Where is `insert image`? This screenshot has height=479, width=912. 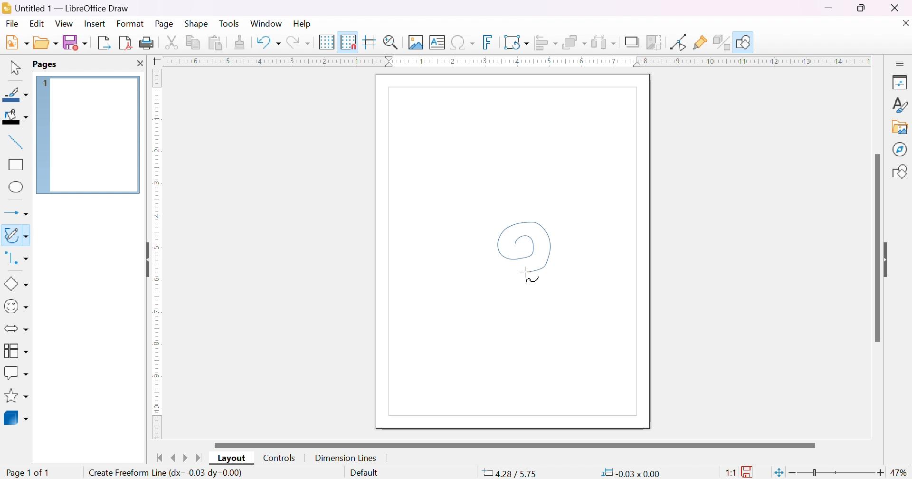
insert image is located at coordinates (416, 42).